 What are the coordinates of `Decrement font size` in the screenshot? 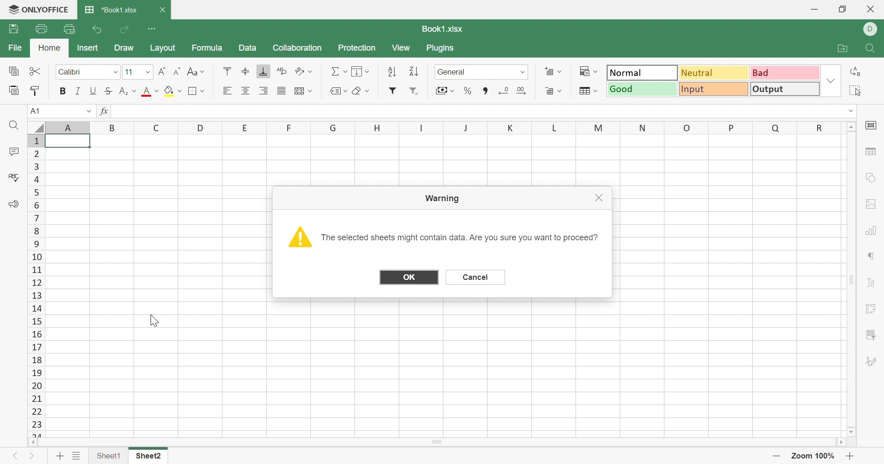 It's located at (176, 70).